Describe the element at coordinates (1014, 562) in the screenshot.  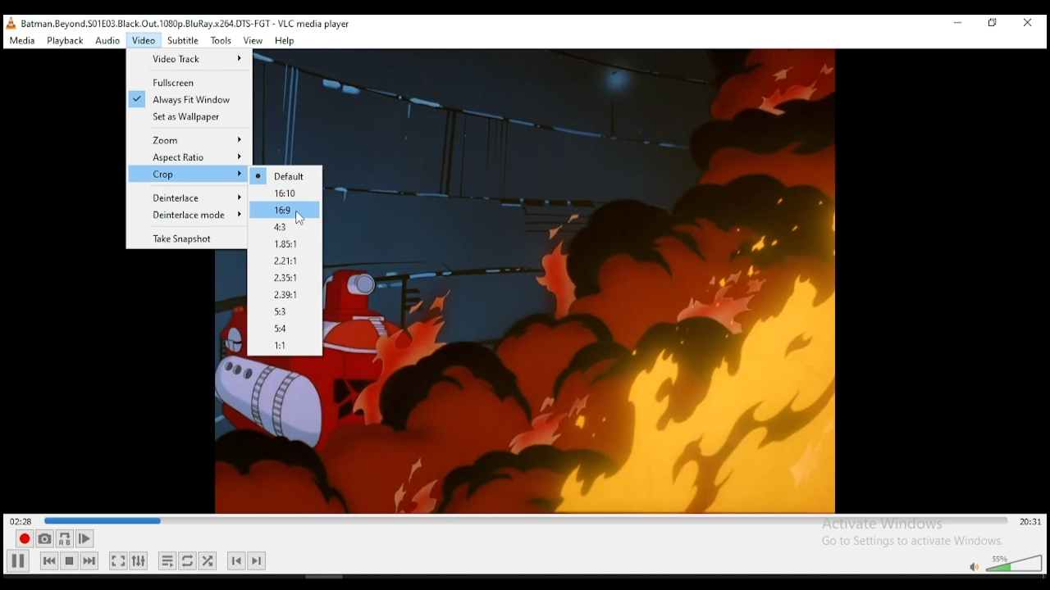
I see `volume` at that location.